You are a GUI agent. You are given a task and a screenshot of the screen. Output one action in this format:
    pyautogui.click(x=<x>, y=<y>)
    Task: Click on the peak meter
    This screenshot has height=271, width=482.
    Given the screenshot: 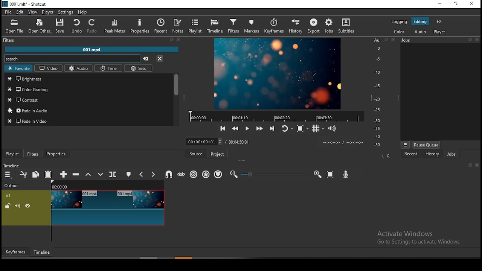 What is the action you would take?
    pyautogui.click(x=114, y=26)
    